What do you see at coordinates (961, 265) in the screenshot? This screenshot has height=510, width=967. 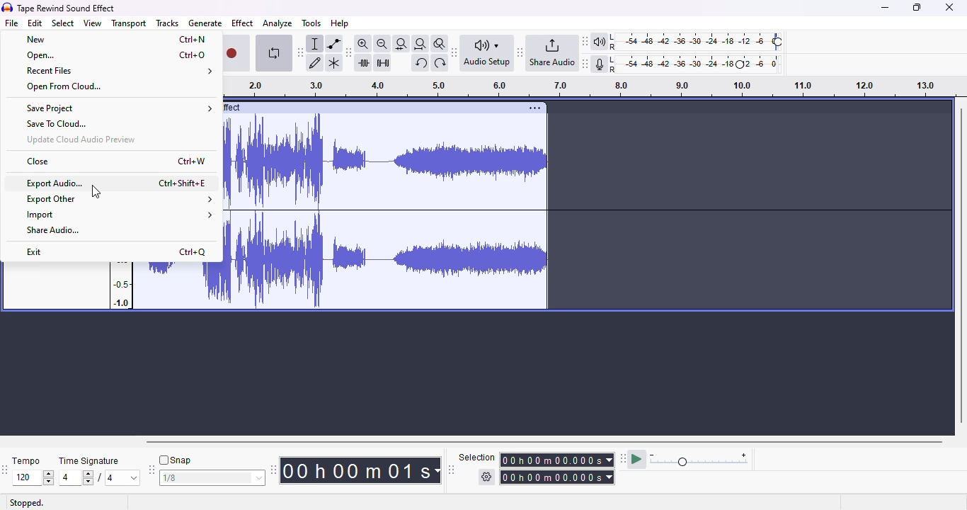 I see `vertical scrollbar` at bounding box center [961, 265].